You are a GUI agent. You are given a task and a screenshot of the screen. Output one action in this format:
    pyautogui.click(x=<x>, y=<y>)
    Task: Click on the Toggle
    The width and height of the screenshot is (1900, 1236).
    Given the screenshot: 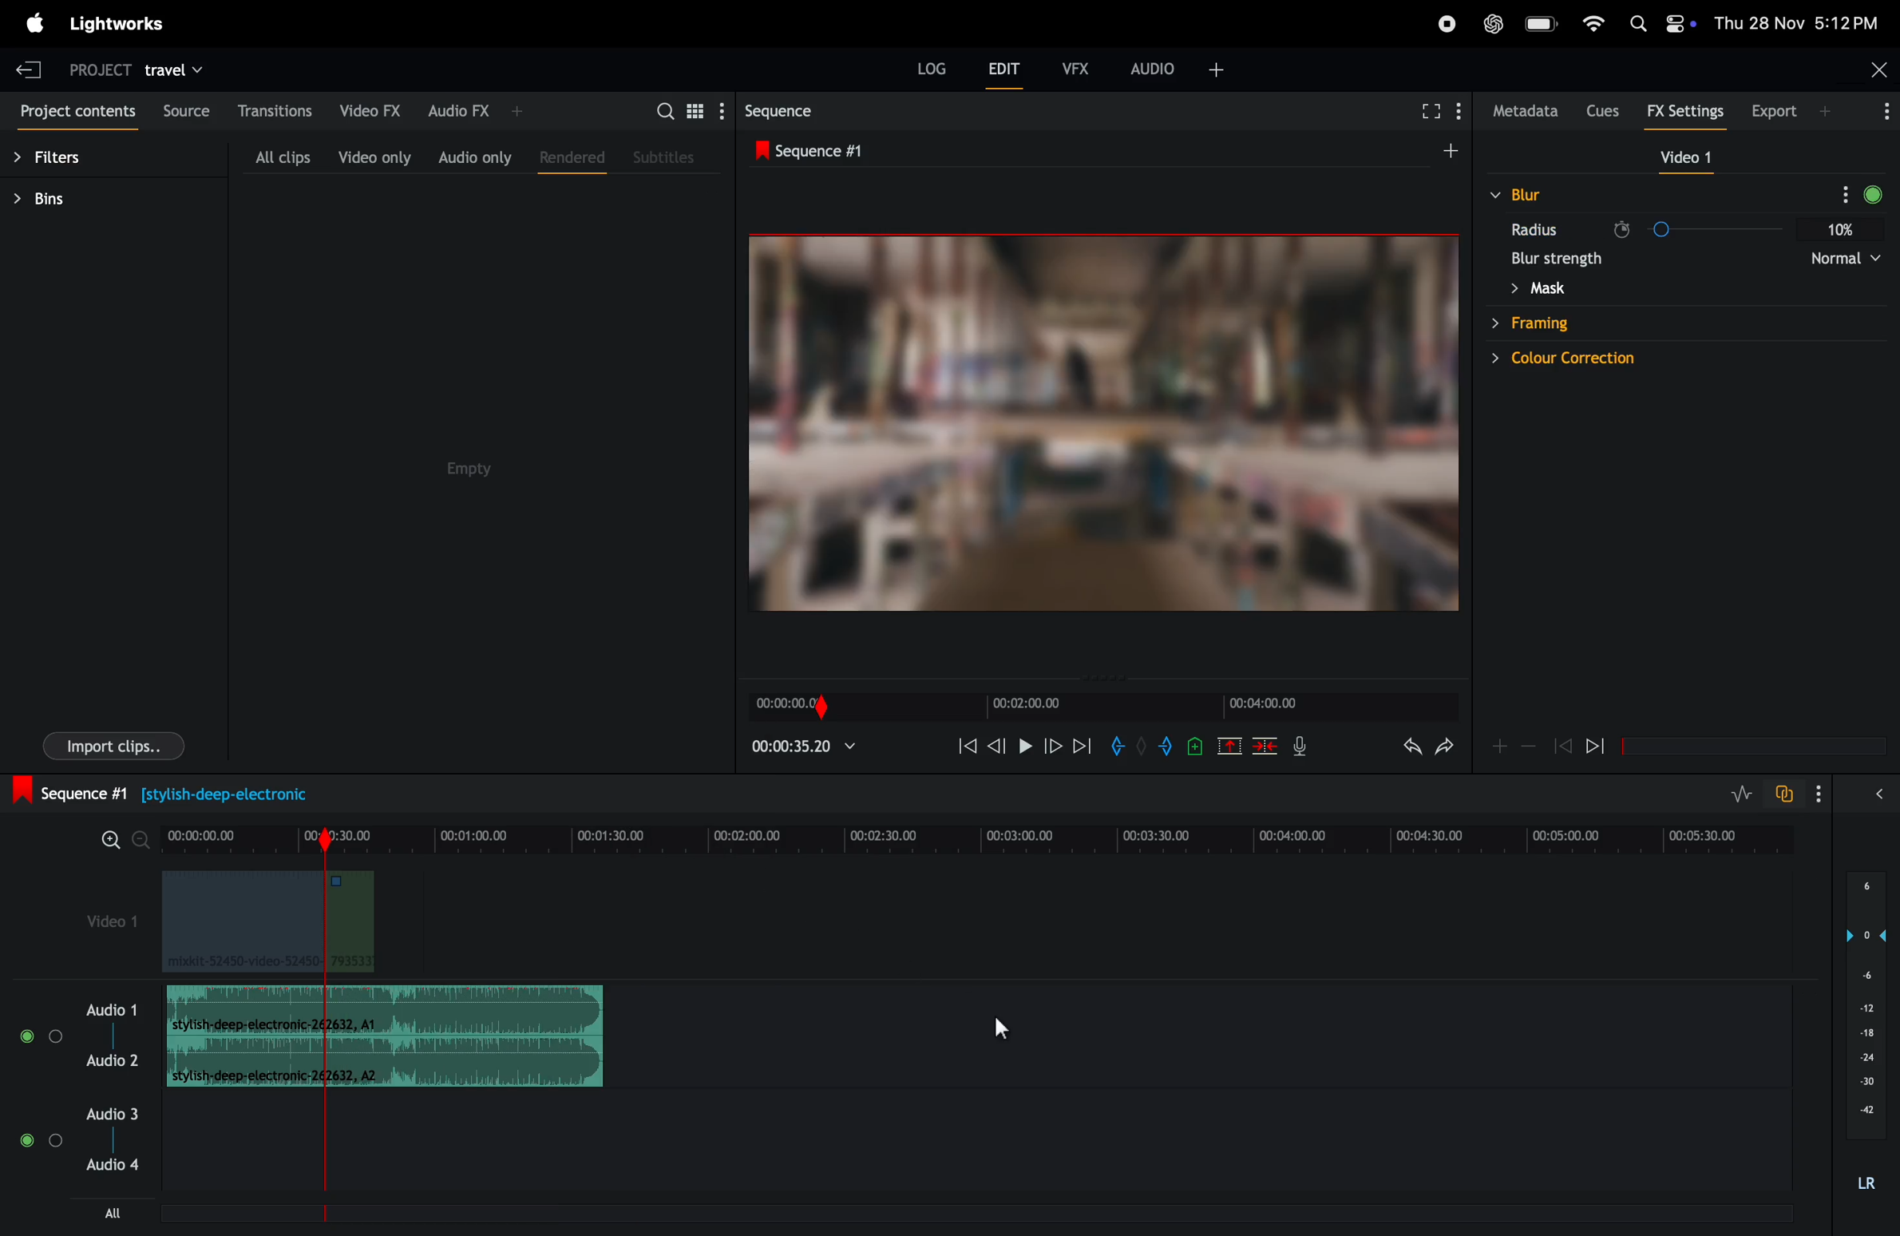 What is the action you would take?
    pyautogui.click(x=24, y=1141)
    